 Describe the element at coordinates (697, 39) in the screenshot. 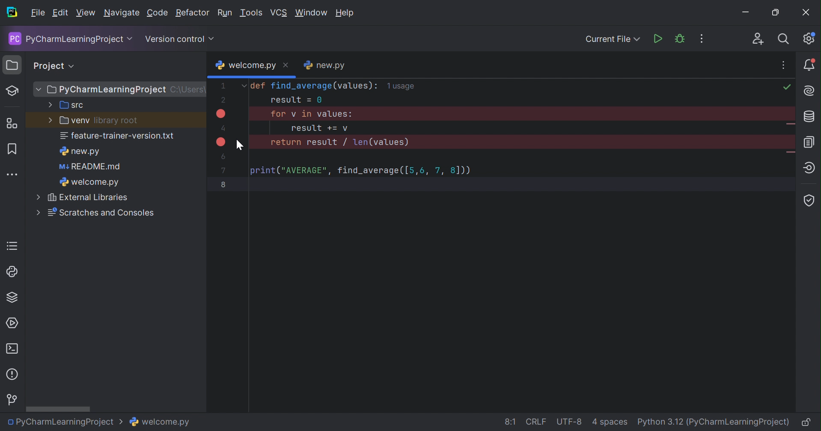

I see `More Actions` at that location.